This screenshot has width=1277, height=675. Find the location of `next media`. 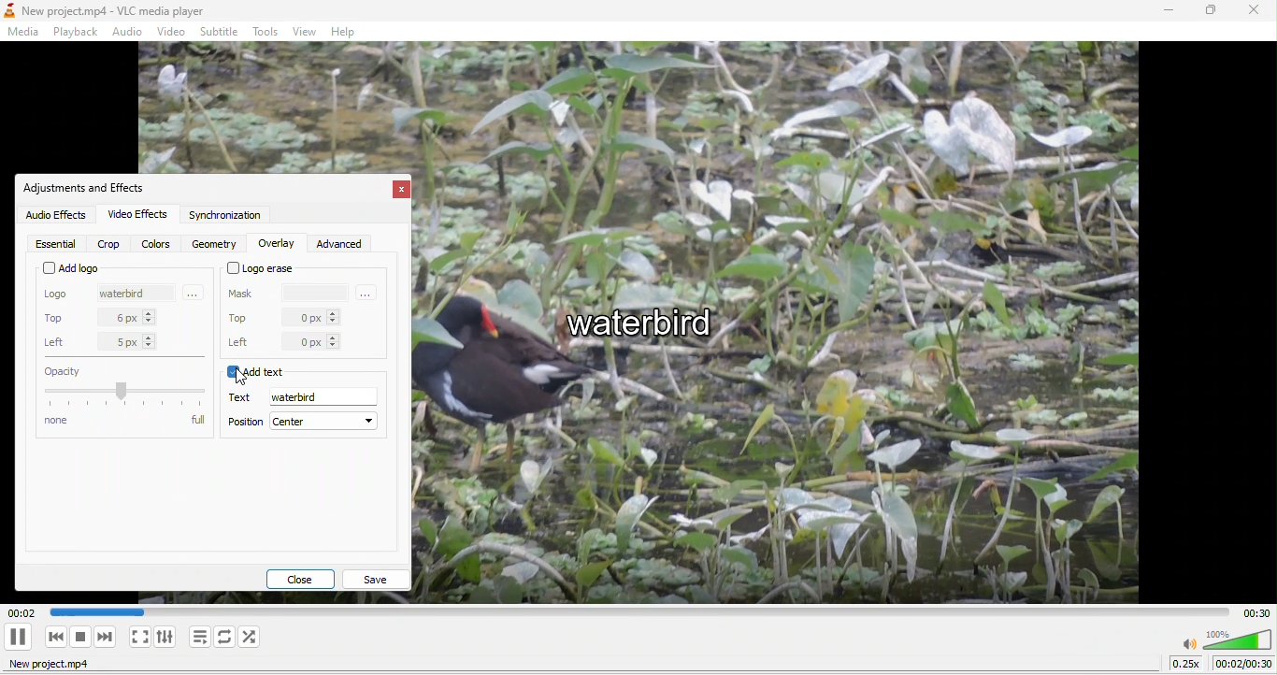

next media is located at coordinates (108, 637).